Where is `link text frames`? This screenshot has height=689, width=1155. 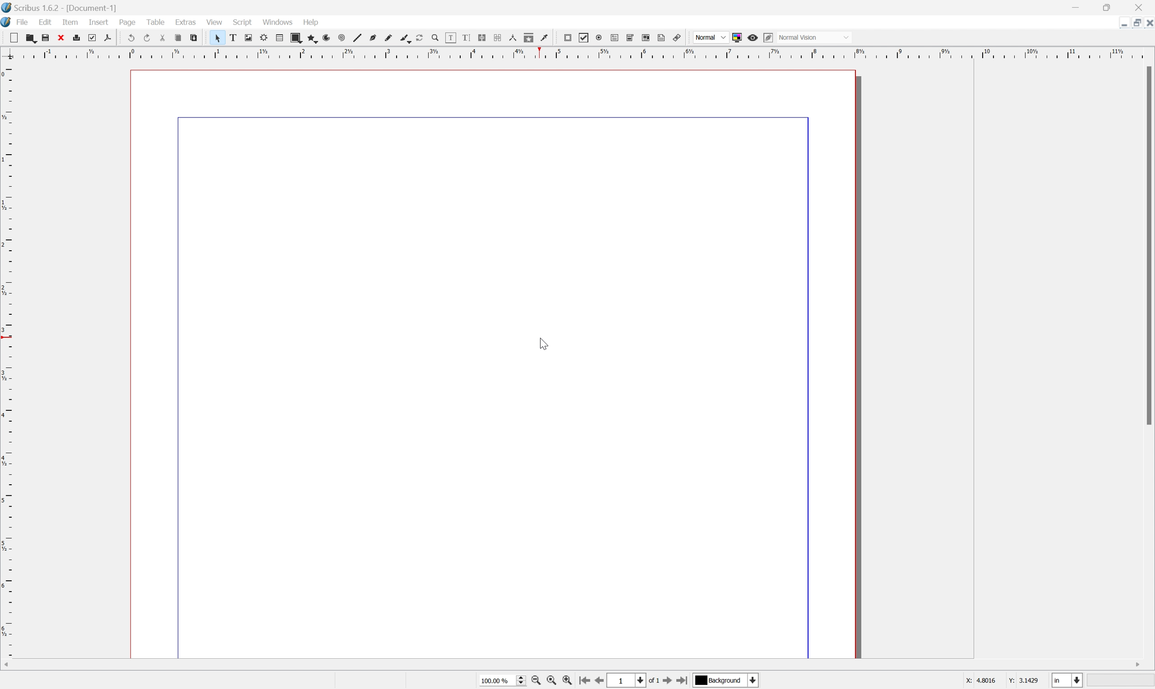
link text frames is located at coordinates (482, 37).